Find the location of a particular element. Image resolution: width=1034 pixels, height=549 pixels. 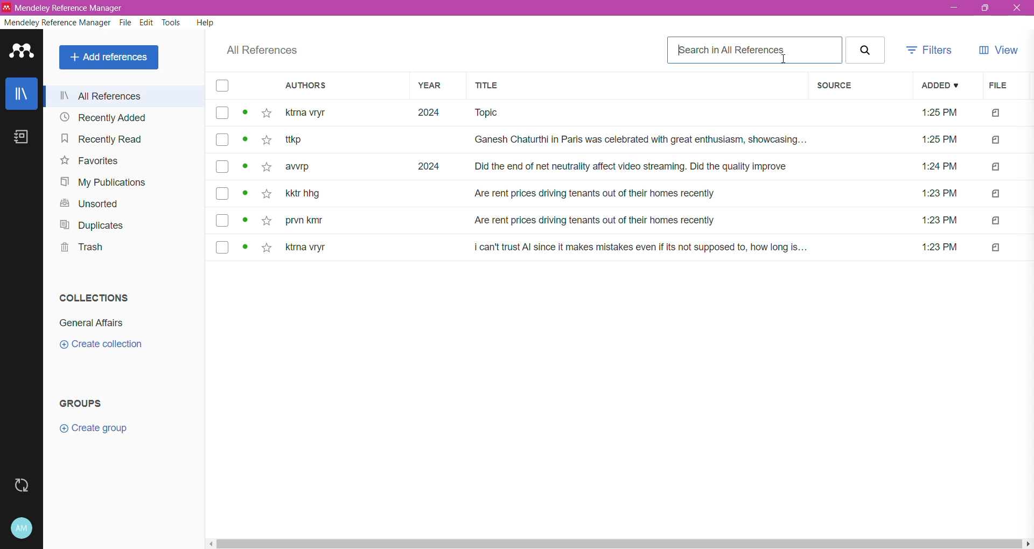

Favorites is located at coordinates (87, 162).